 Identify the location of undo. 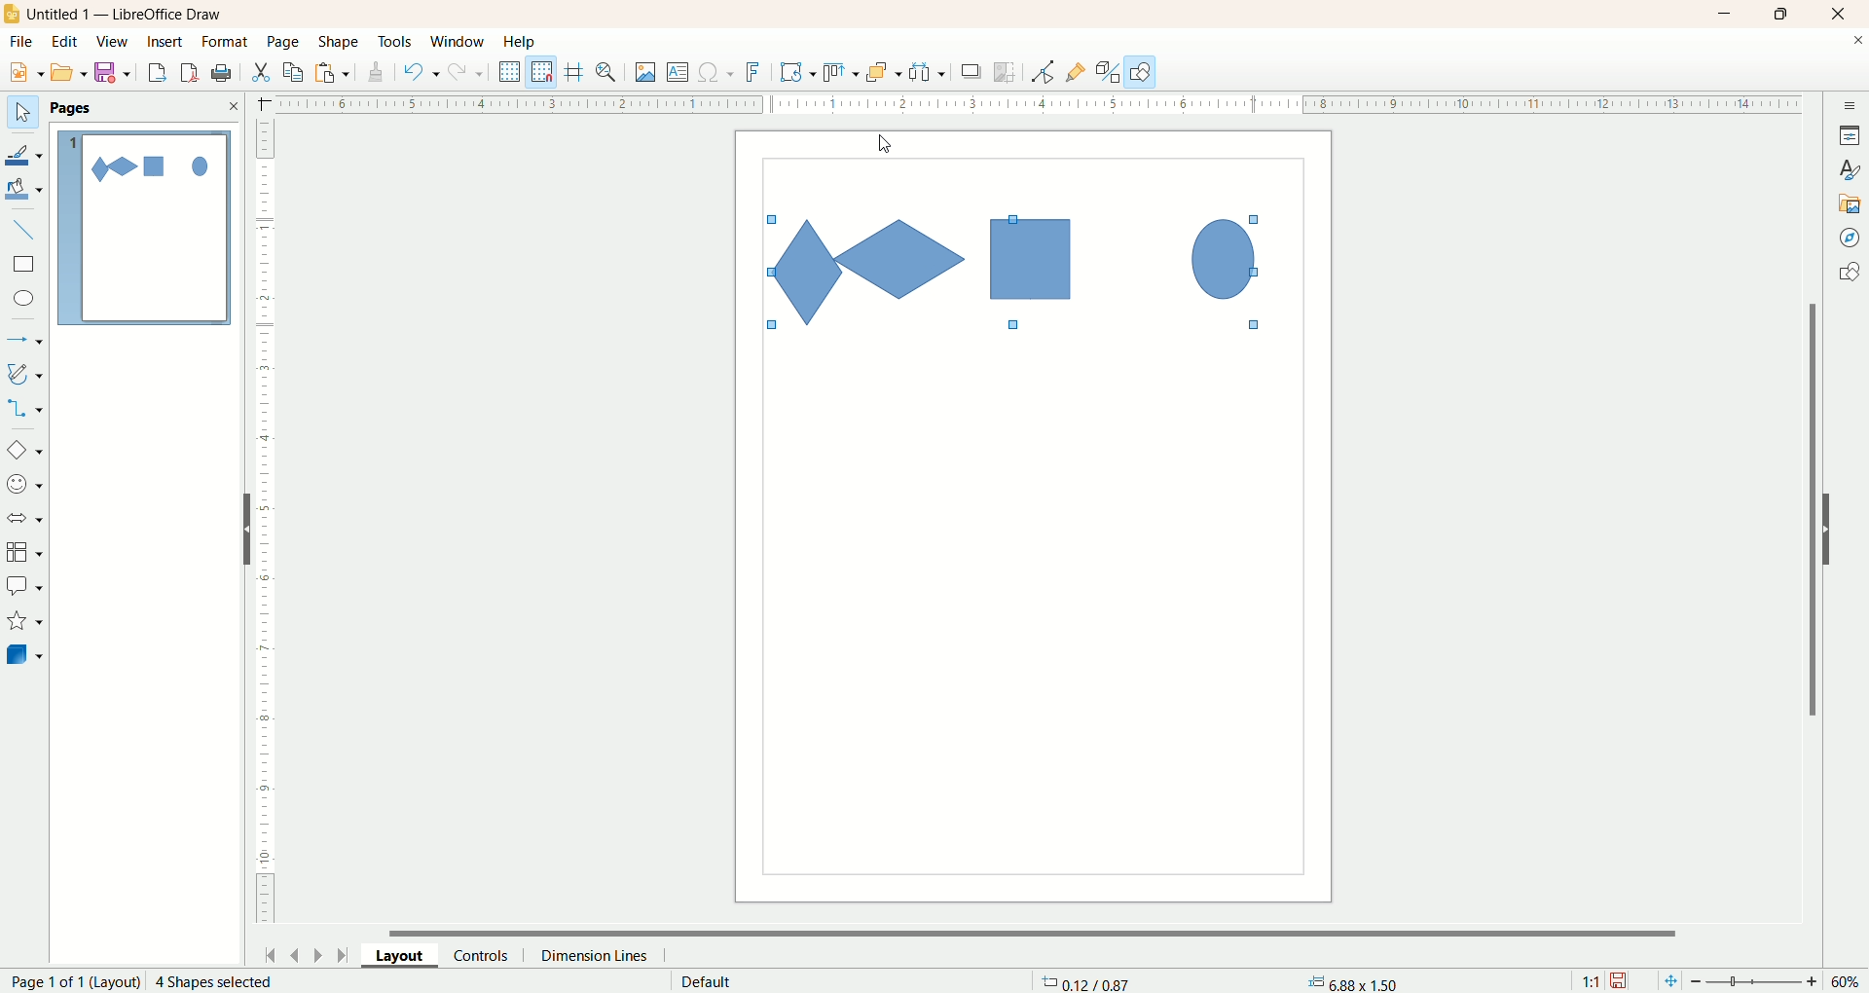
(421, 72).